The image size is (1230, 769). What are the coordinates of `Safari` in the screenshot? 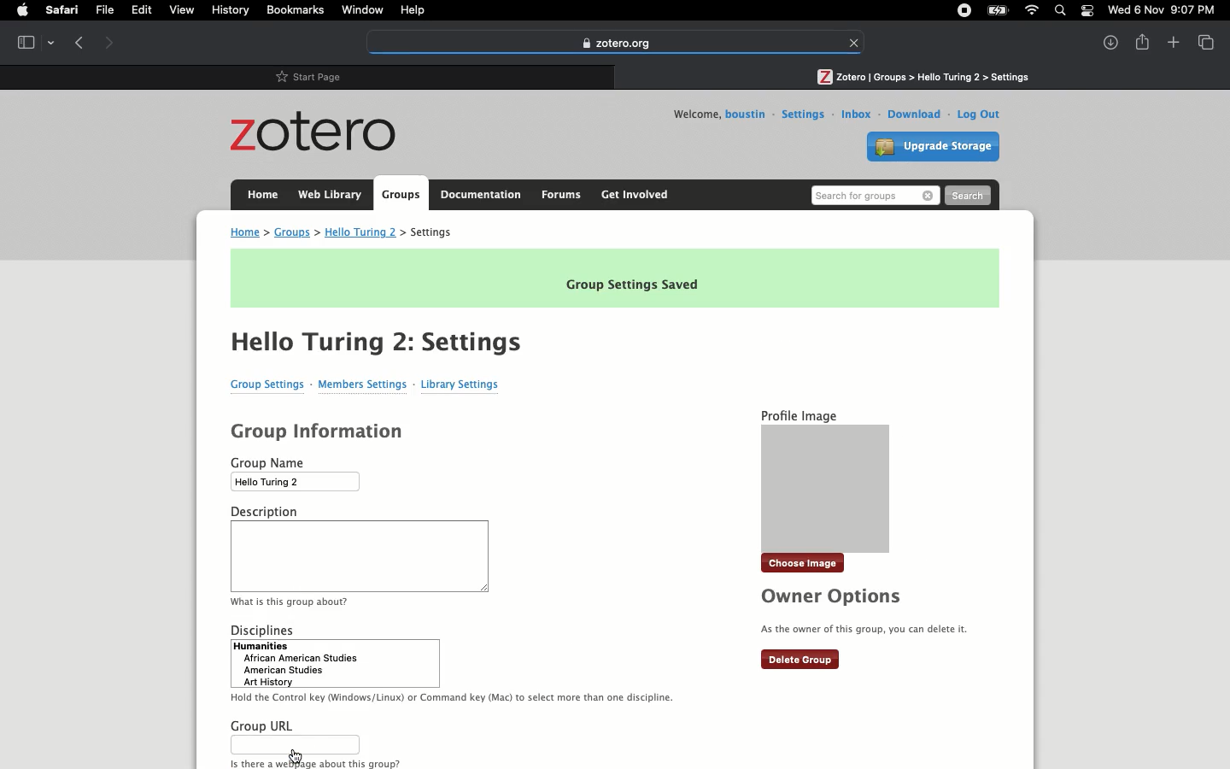 It's located at (64, 10).